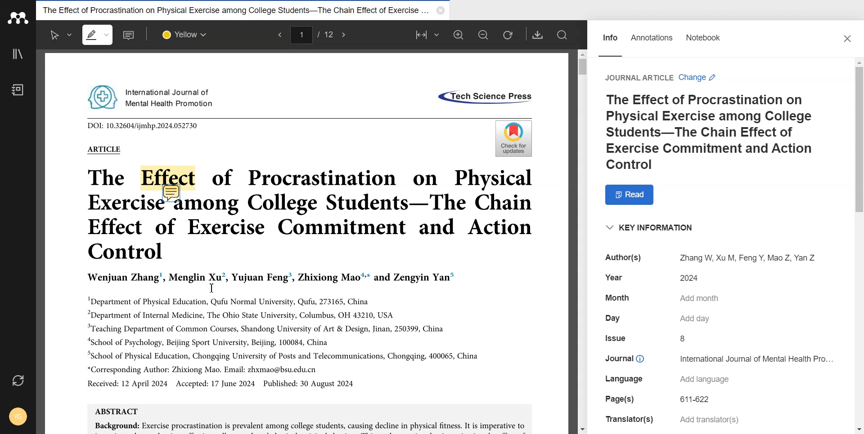 The width and height of the screenshot is (864, 434). Describe the element at coordinates (343, 35) in the screenshot. I see `Next` at that location.